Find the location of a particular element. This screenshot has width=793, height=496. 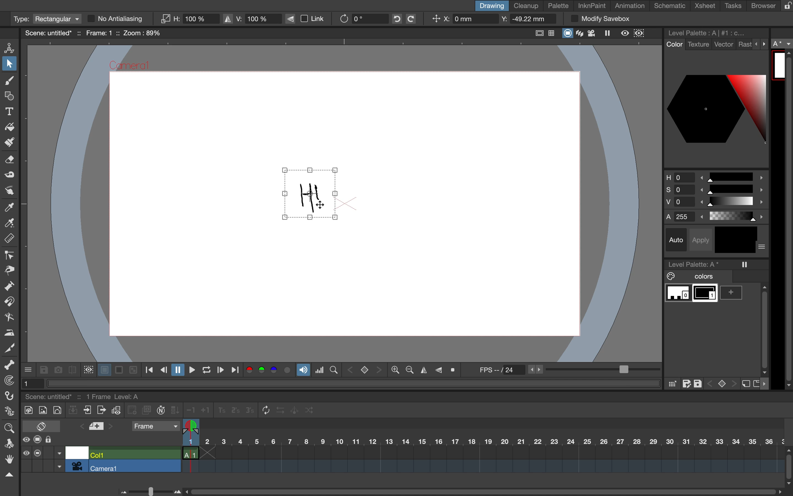

flip vertically is located at coordinates (439, 369).